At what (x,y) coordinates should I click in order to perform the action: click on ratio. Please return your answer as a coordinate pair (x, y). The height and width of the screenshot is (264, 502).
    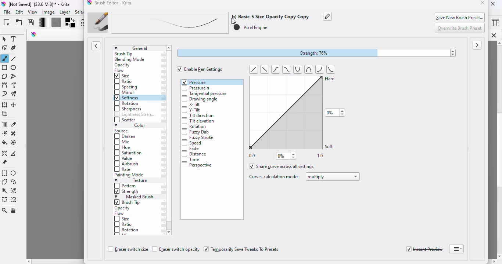
    Looking at the image, I should click on (123, 224).